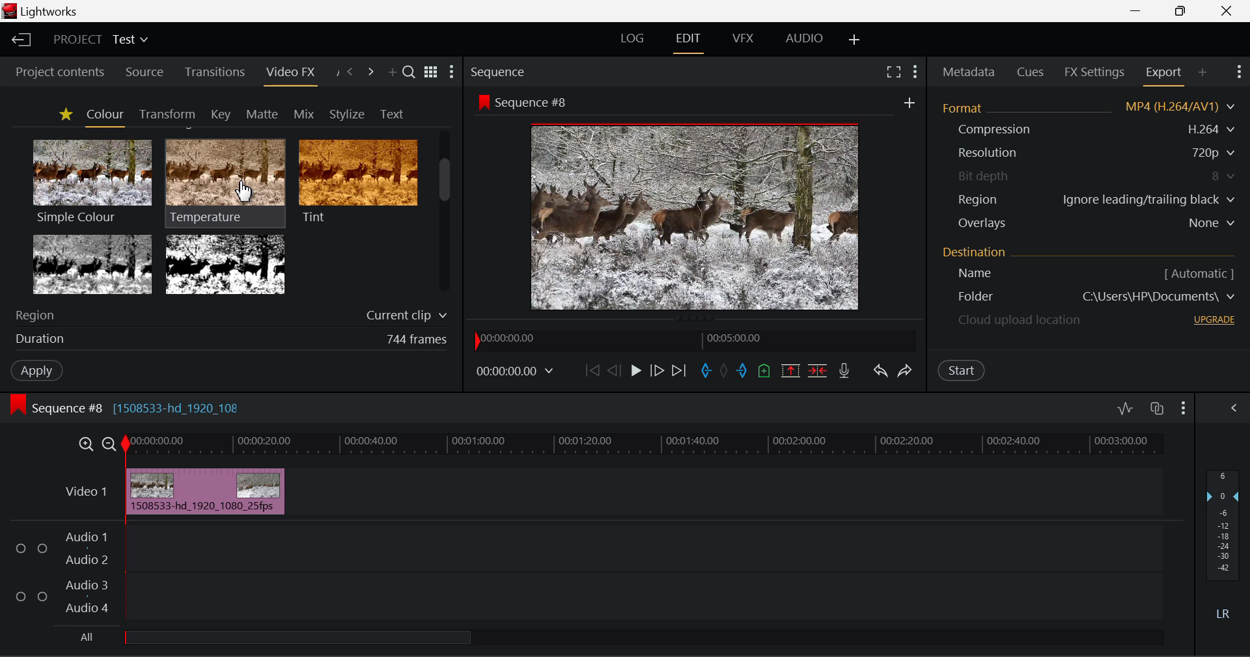 This screenshot has width=1250, height=657. I want to click on Video FX, so click(290, 76).